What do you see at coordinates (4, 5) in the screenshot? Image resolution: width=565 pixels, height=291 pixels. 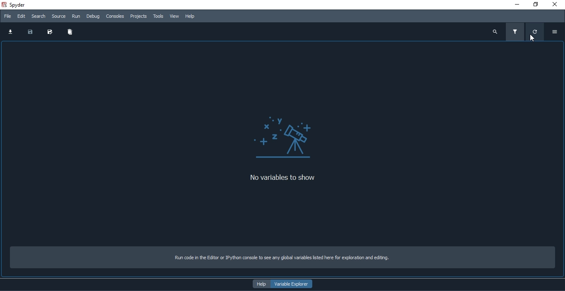 I see `spyder logo` at bounding box center [4, 5].